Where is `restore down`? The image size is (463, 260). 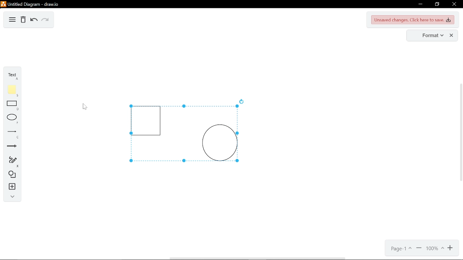 restore down is located at coordinates (437, 5).